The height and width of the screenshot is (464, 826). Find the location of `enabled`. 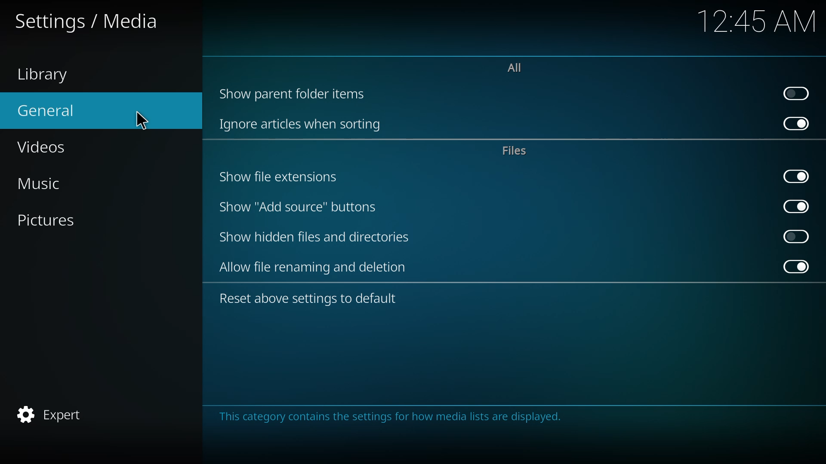

enabled is located at coordinates (794, 266).